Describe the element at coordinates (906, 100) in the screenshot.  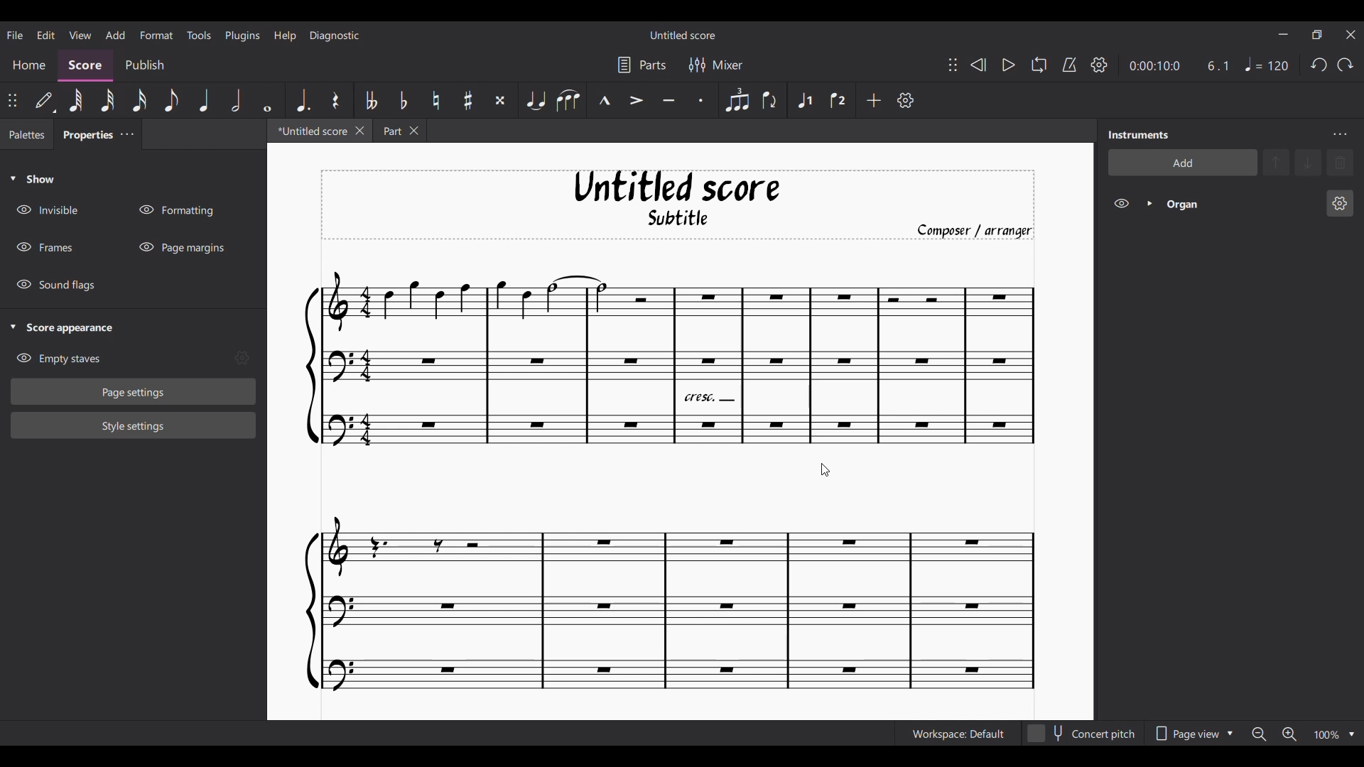
I see `Customize toolbar` at that location.